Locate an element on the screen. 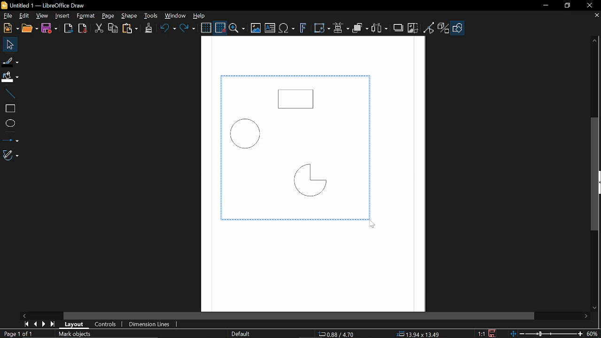 The image size is (601, 338). Dimension lines is located at coordinates (150, 324).